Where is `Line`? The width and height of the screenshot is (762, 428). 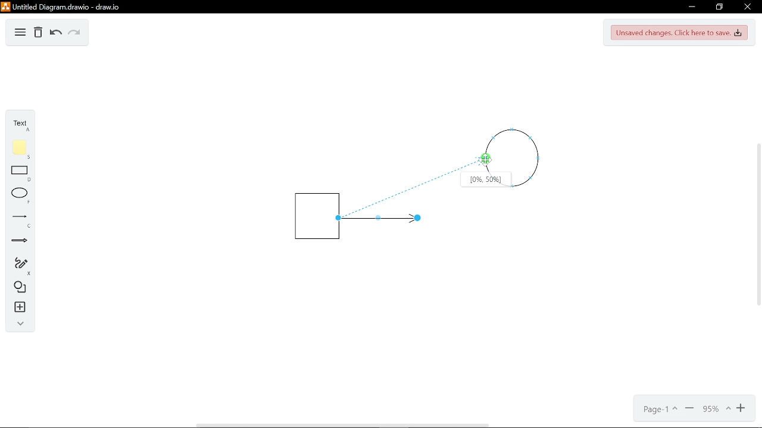 Line is located at coordinates (18, 219).